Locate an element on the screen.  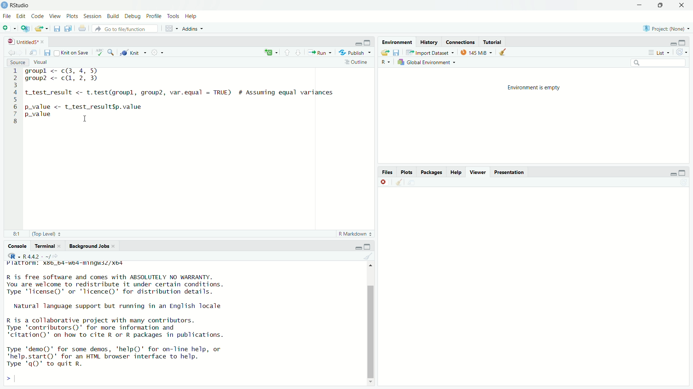
Help is located at coordinates (456, 172).